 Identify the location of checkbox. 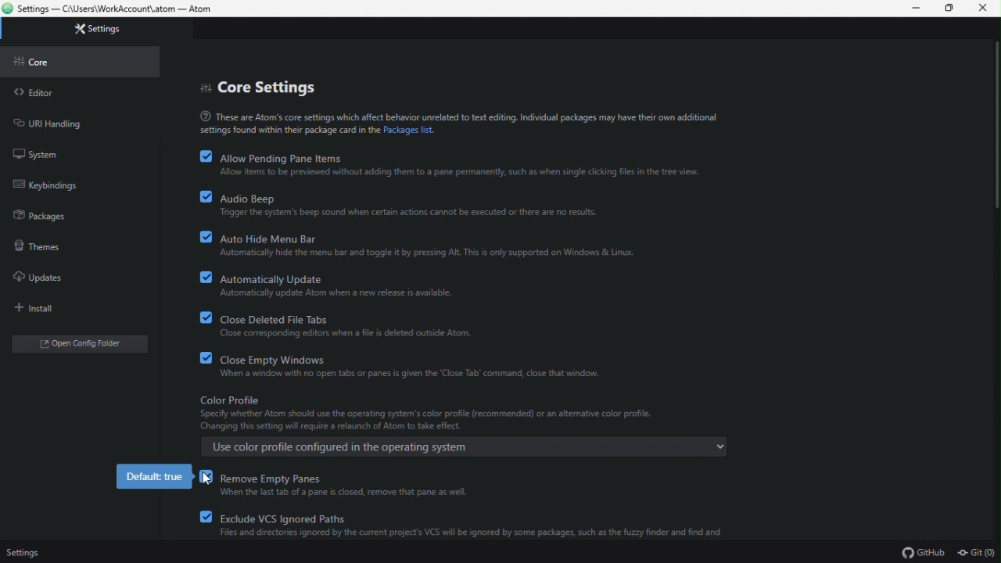
(200, 196).